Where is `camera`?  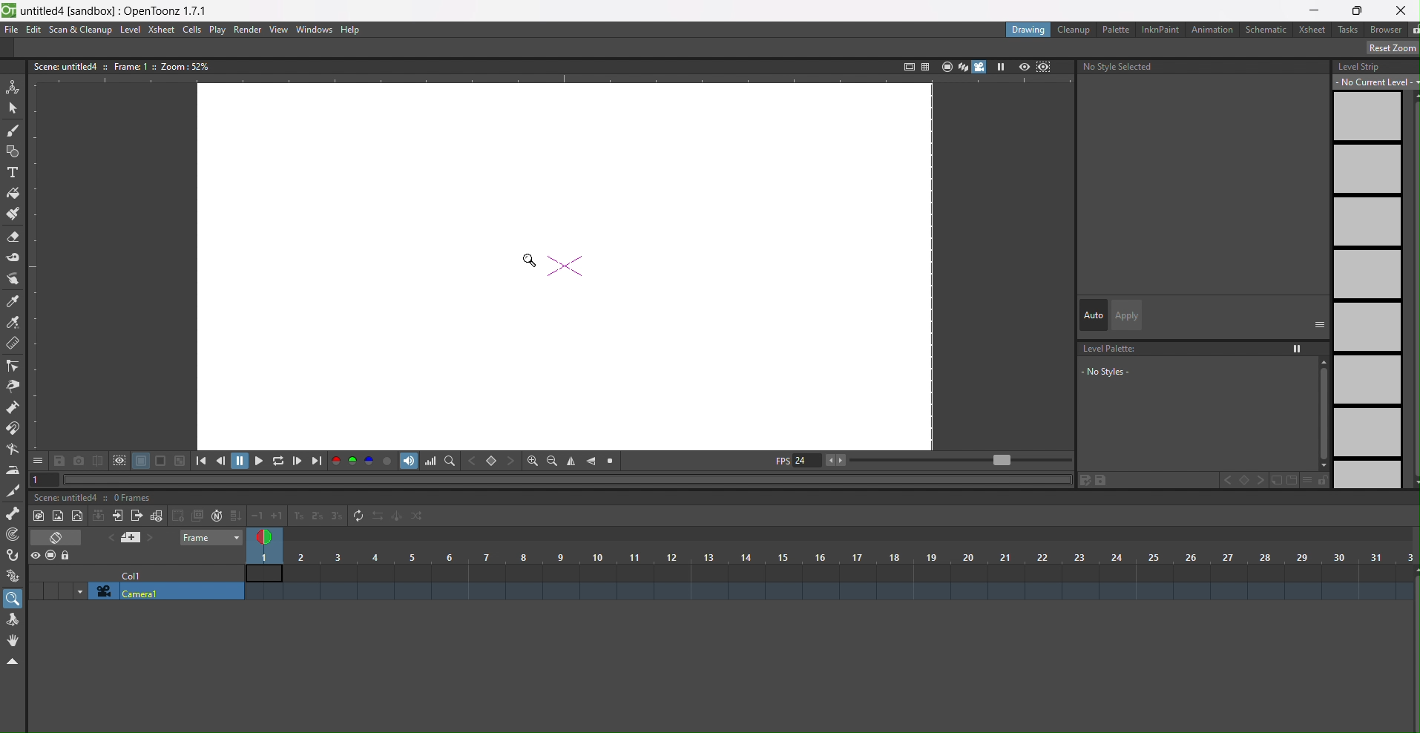
camera is located at coordinates (159, 592).